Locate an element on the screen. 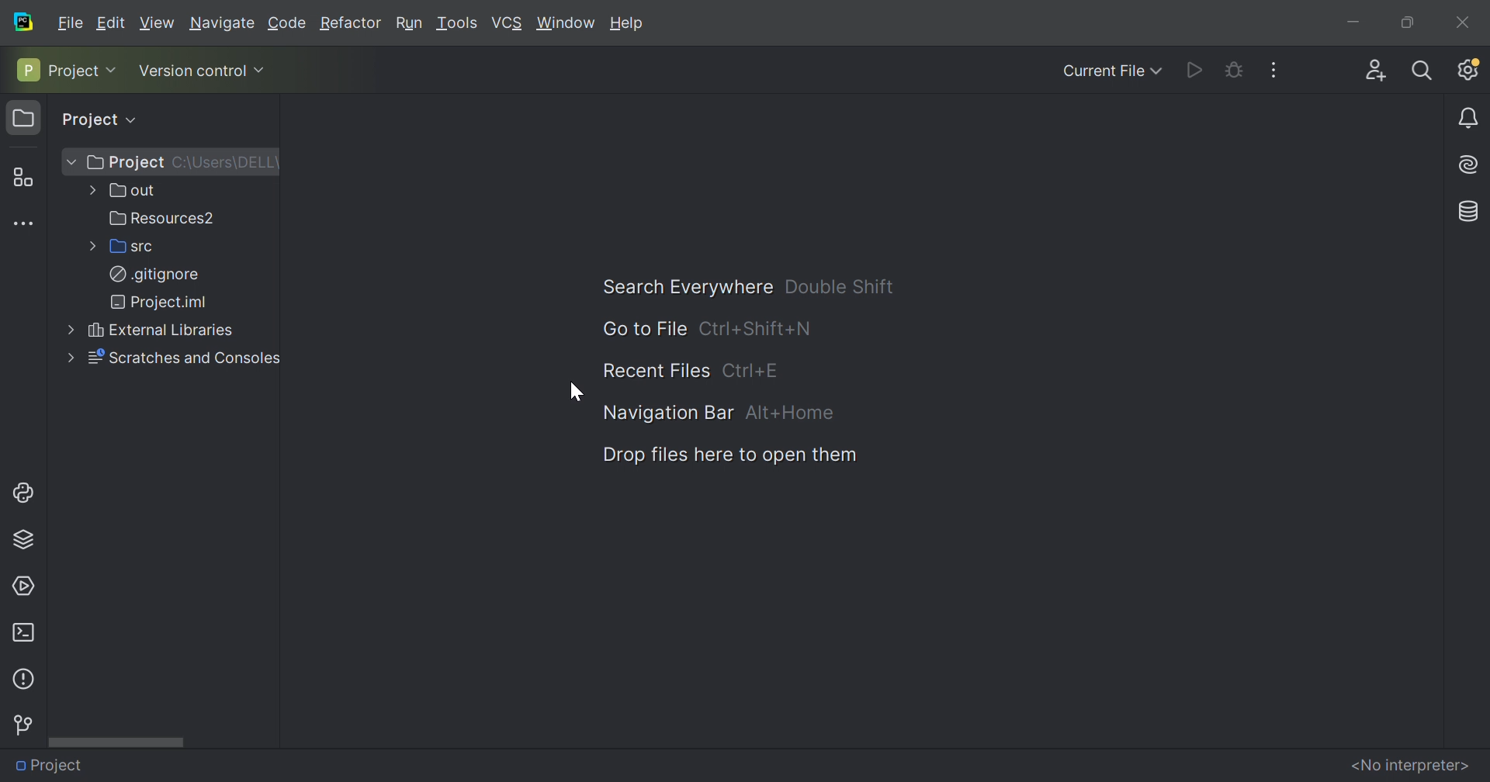 The width and height of the screenshot is (1490, 782). More is located at coordinates (88, 192).